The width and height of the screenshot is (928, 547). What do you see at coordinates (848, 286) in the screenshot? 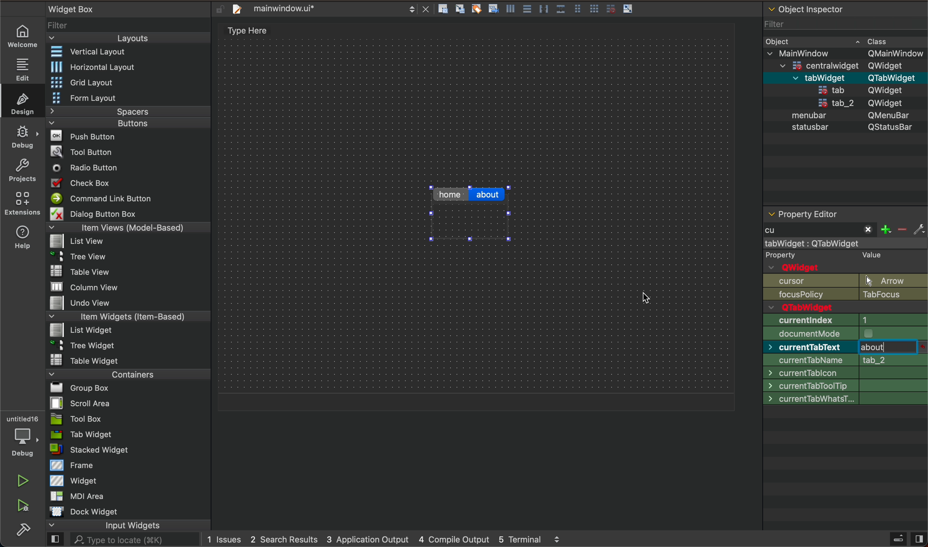
I see `object name and Qwidget` at bounding box center [848, 286].